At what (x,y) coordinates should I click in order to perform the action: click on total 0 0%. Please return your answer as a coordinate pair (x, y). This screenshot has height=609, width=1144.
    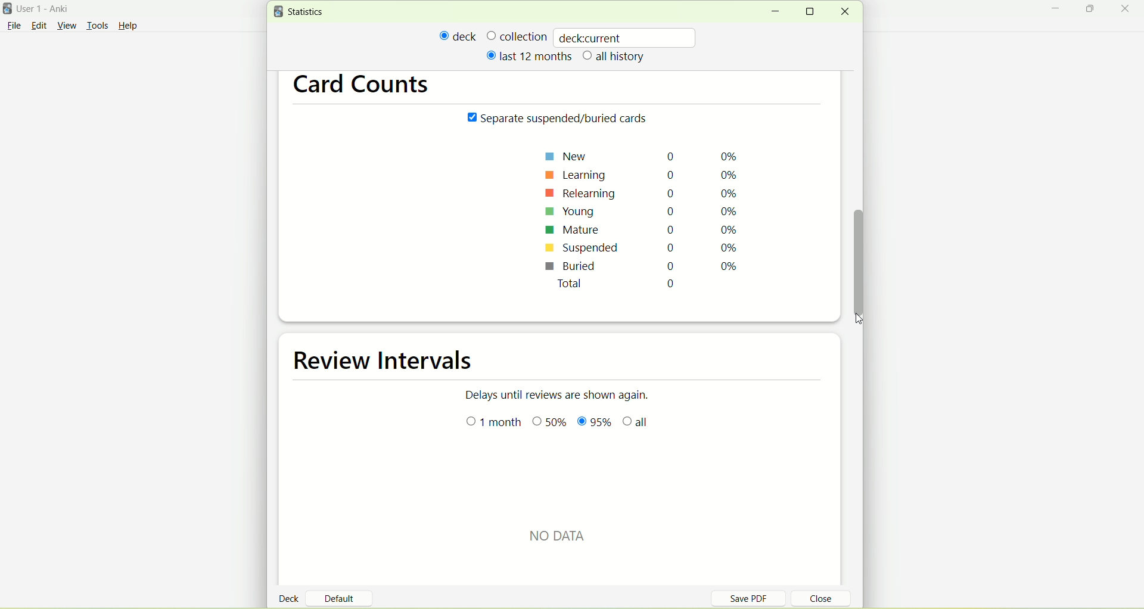
    Looking at the image, I should click on (654, 287).